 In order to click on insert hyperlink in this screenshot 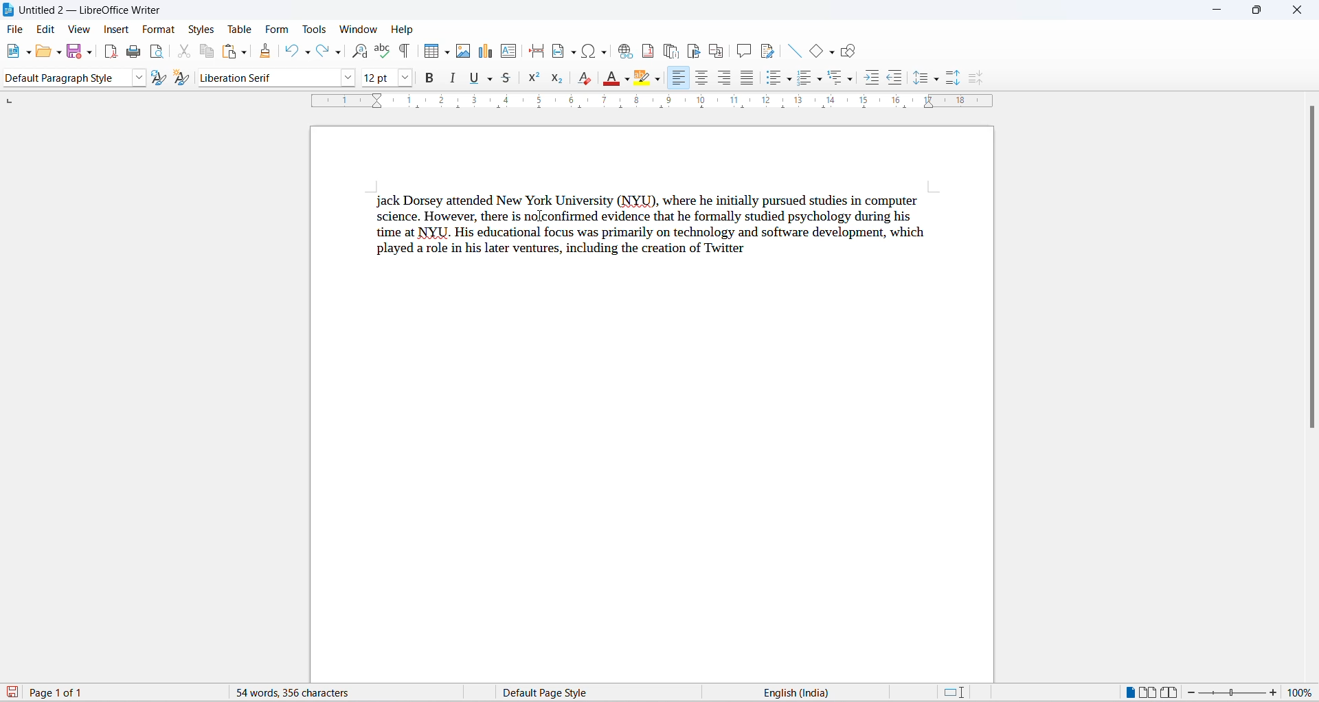, I will do `click(622, 52)`.